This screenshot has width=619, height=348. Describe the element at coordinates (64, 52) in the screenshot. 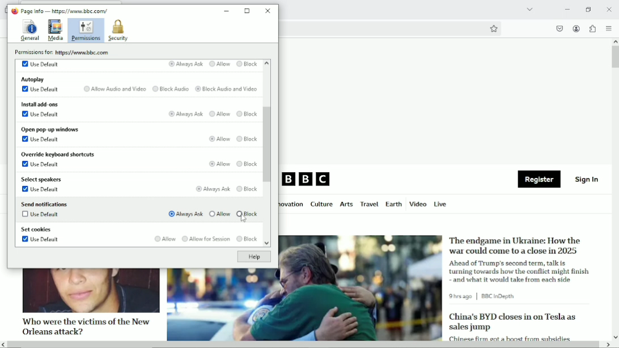

I see `Permissions tor https://www.bbc.com` at that location.